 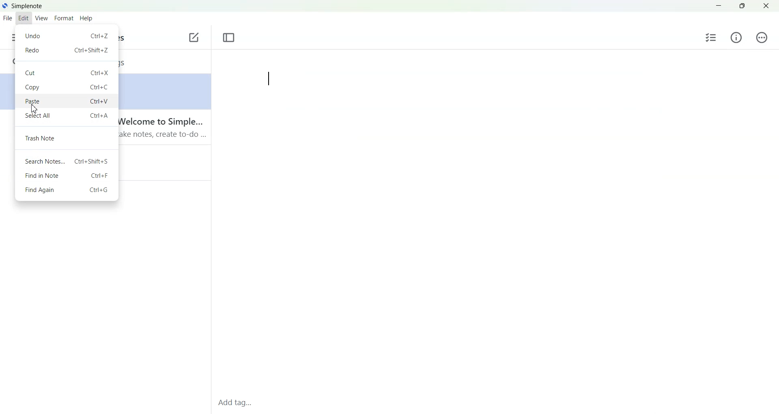 I want to click on Insert Checklist, so click(x=711, y=37).